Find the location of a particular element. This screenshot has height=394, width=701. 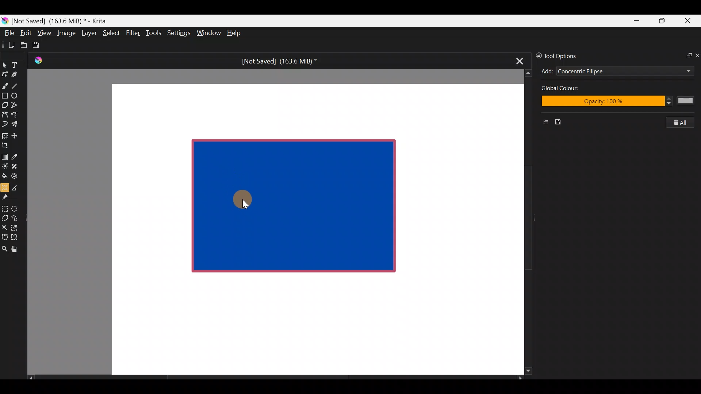

Select is located at coordinates (112, 32).